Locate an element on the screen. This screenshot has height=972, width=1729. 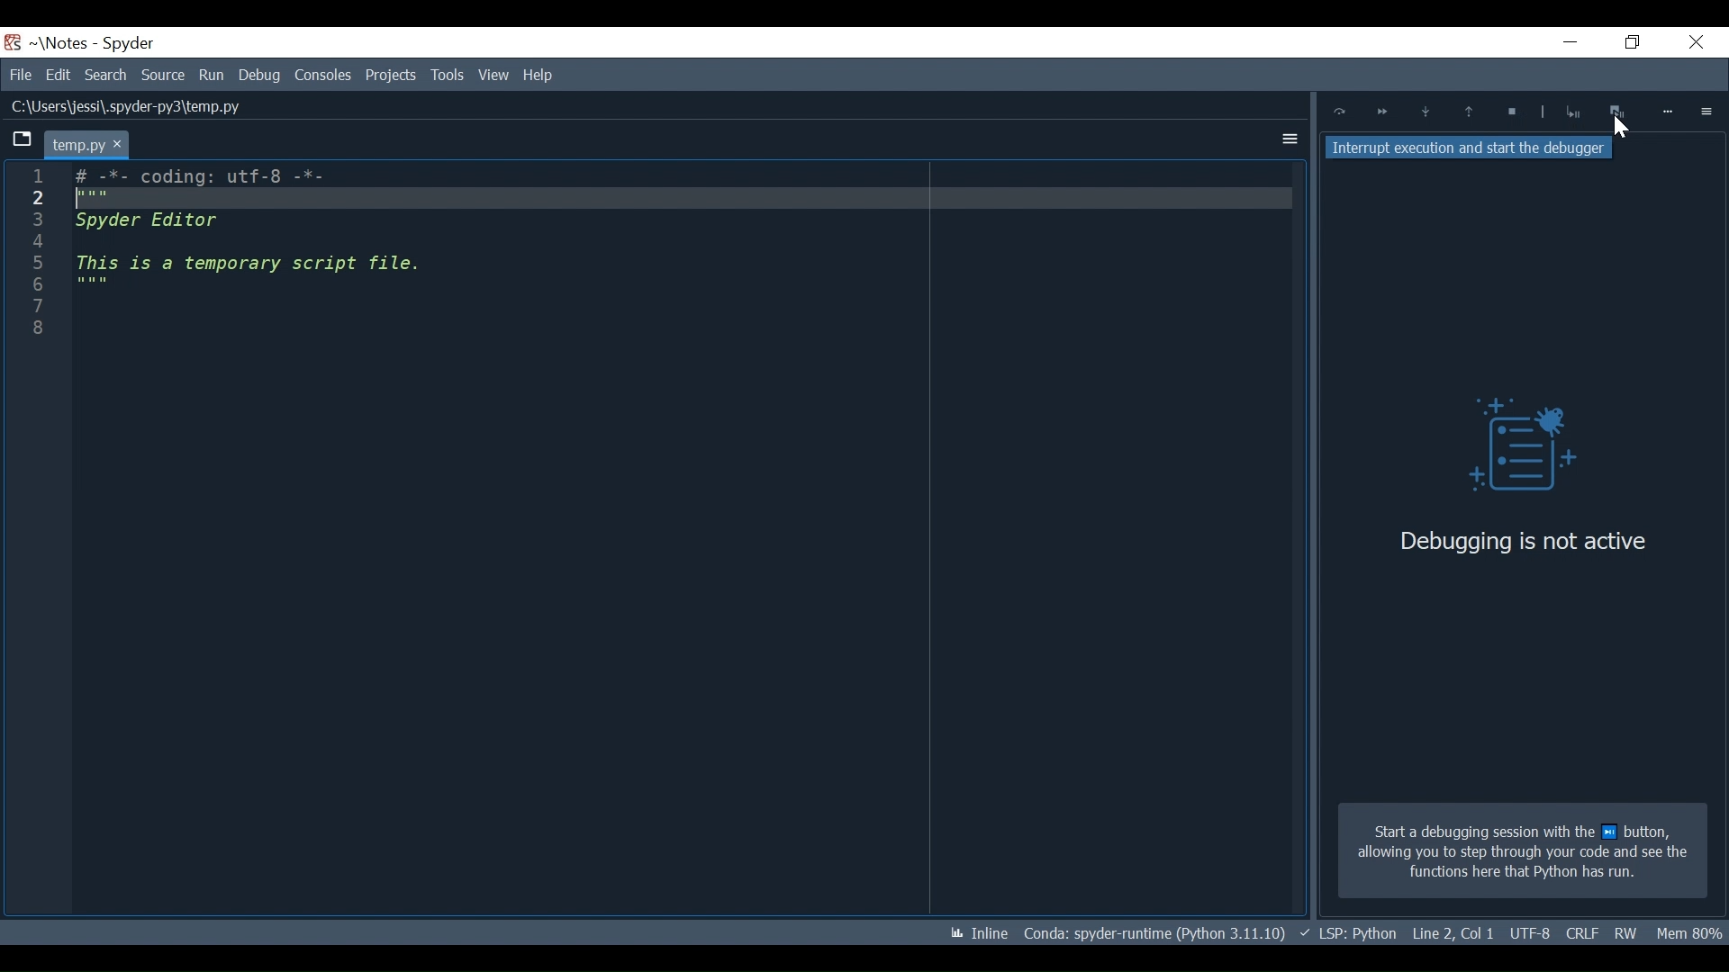
Minimize is located at coordinates (1560, 44).